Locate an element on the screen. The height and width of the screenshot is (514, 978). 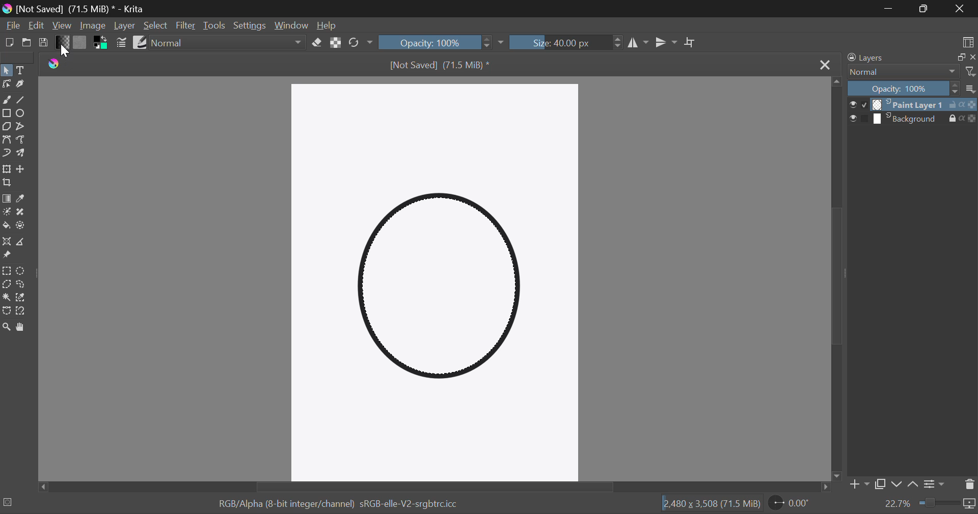
Continuous Selection is located at coordinates (7, 297).